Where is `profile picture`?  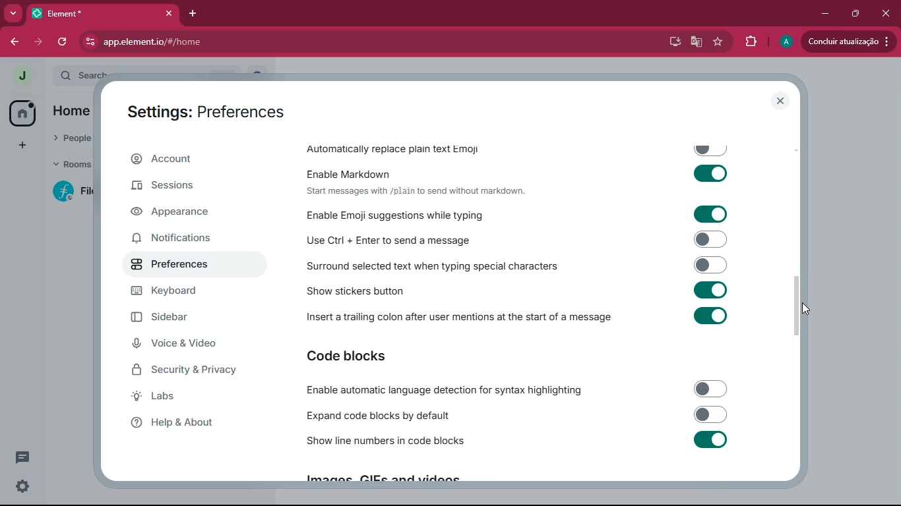 profile picture is located at coordinates (785, 42).